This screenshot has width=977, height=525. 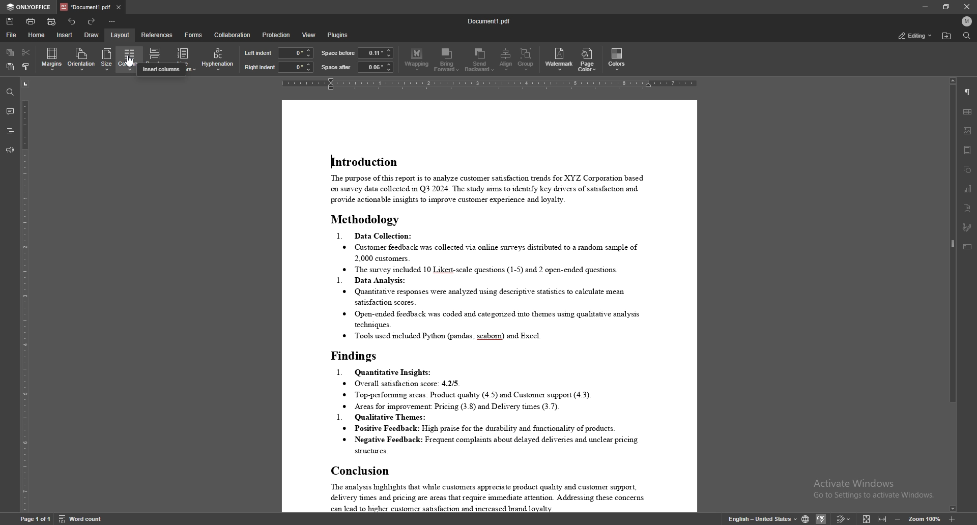 I want to click on home, so click(x=37, y=35).